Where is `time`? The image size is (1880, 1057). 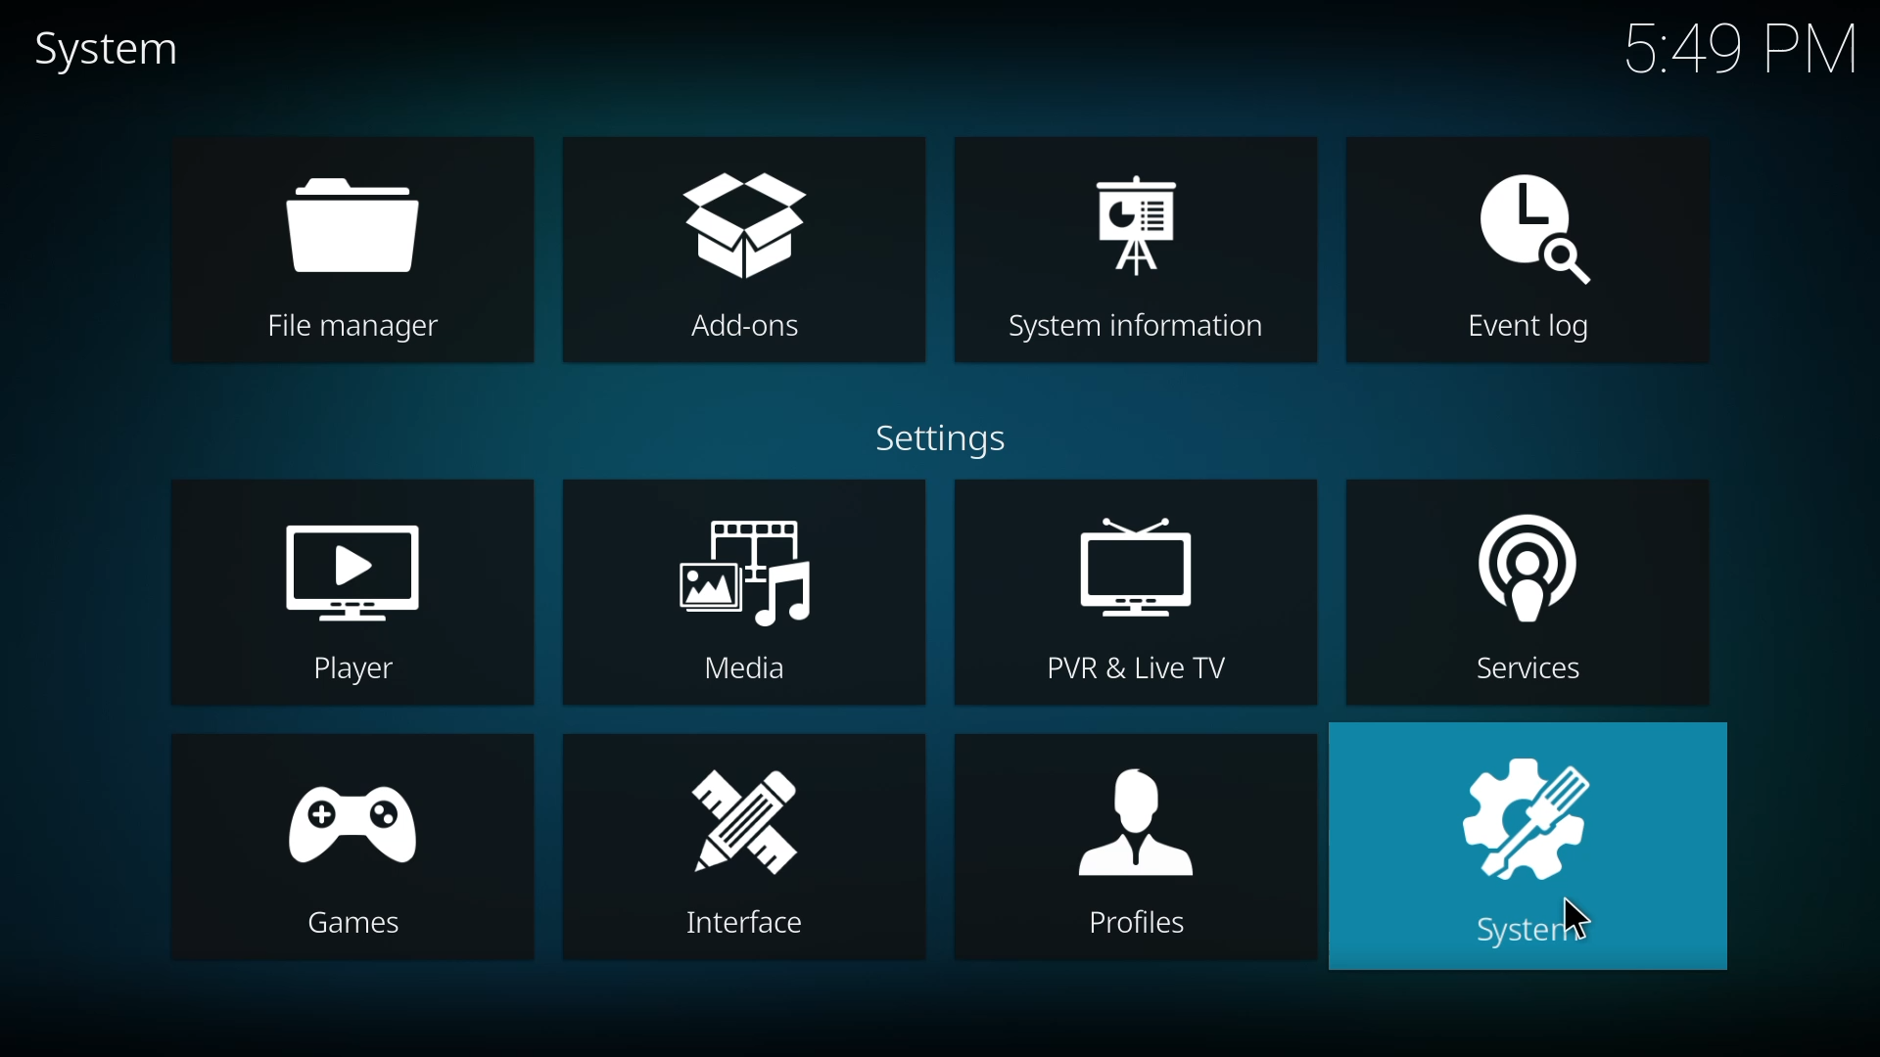
time is located at coordinates (1742, 47).